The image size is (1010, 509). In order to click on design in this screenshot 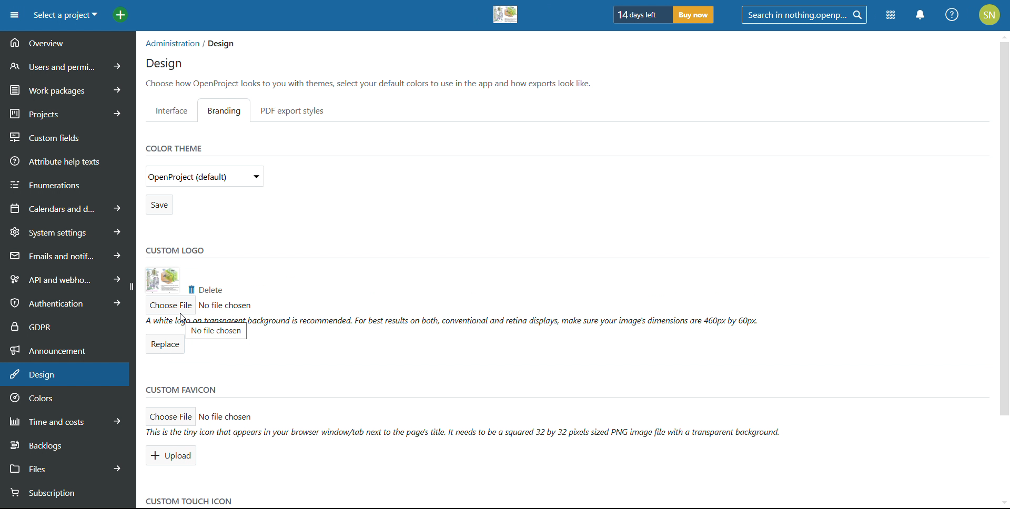, I will do `click(164, 64)`.